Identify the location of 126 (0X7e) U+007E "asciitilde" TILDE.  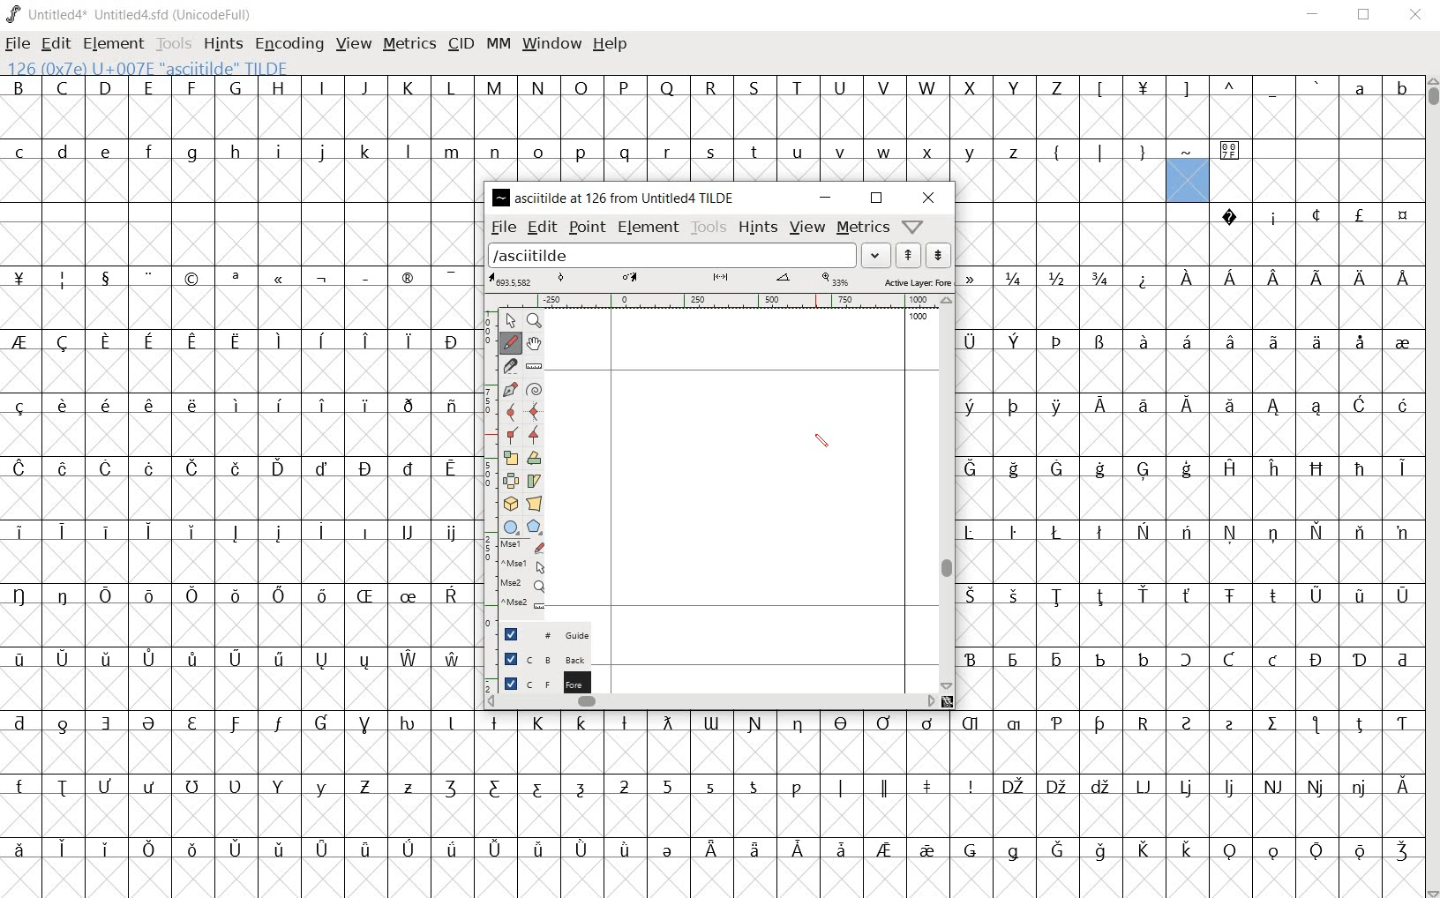
(1188, 180).